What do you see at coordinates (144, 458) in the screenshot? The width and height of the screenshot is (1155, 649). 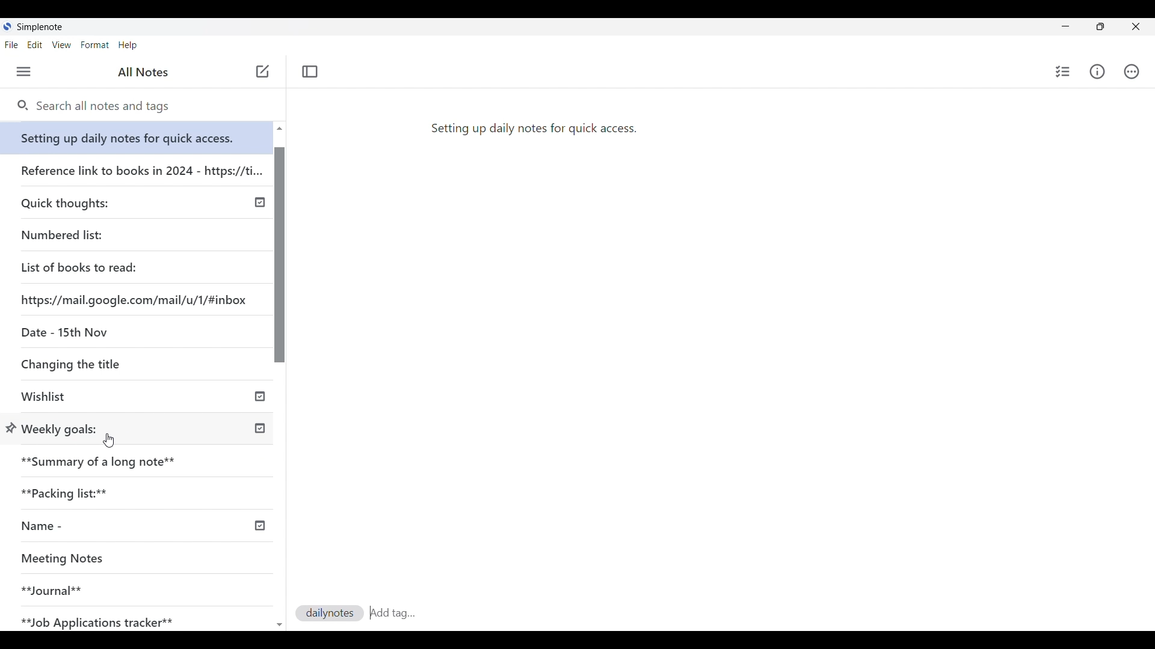 I see `Summary` at bounding box center [144, 458].